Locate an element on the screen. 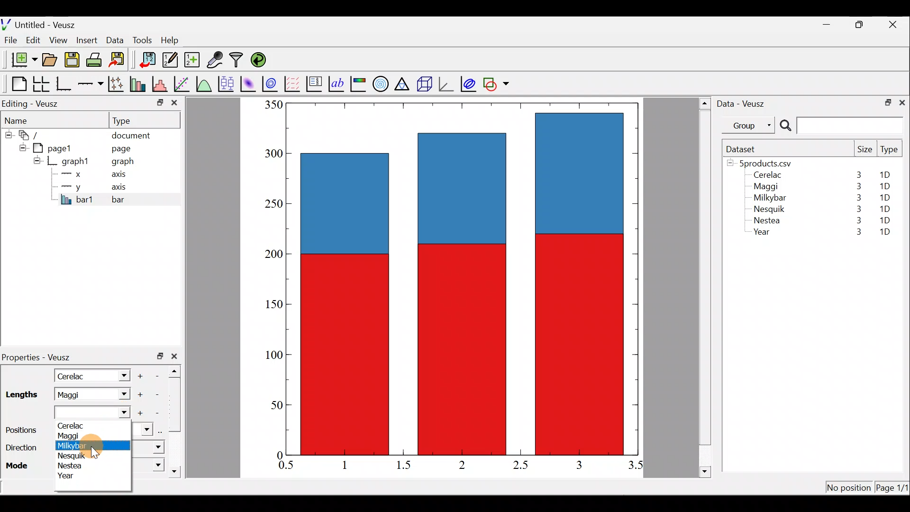  x is located at coordinates (73, 174).